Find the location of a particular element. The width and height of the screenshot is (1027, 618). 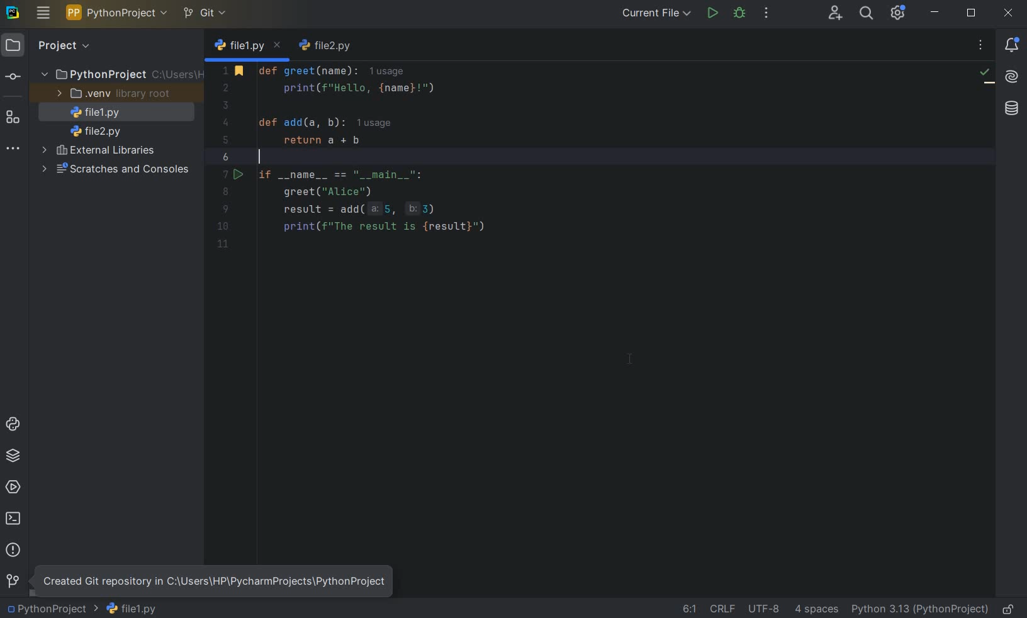

notifications is located at coordinates (1013, 45).